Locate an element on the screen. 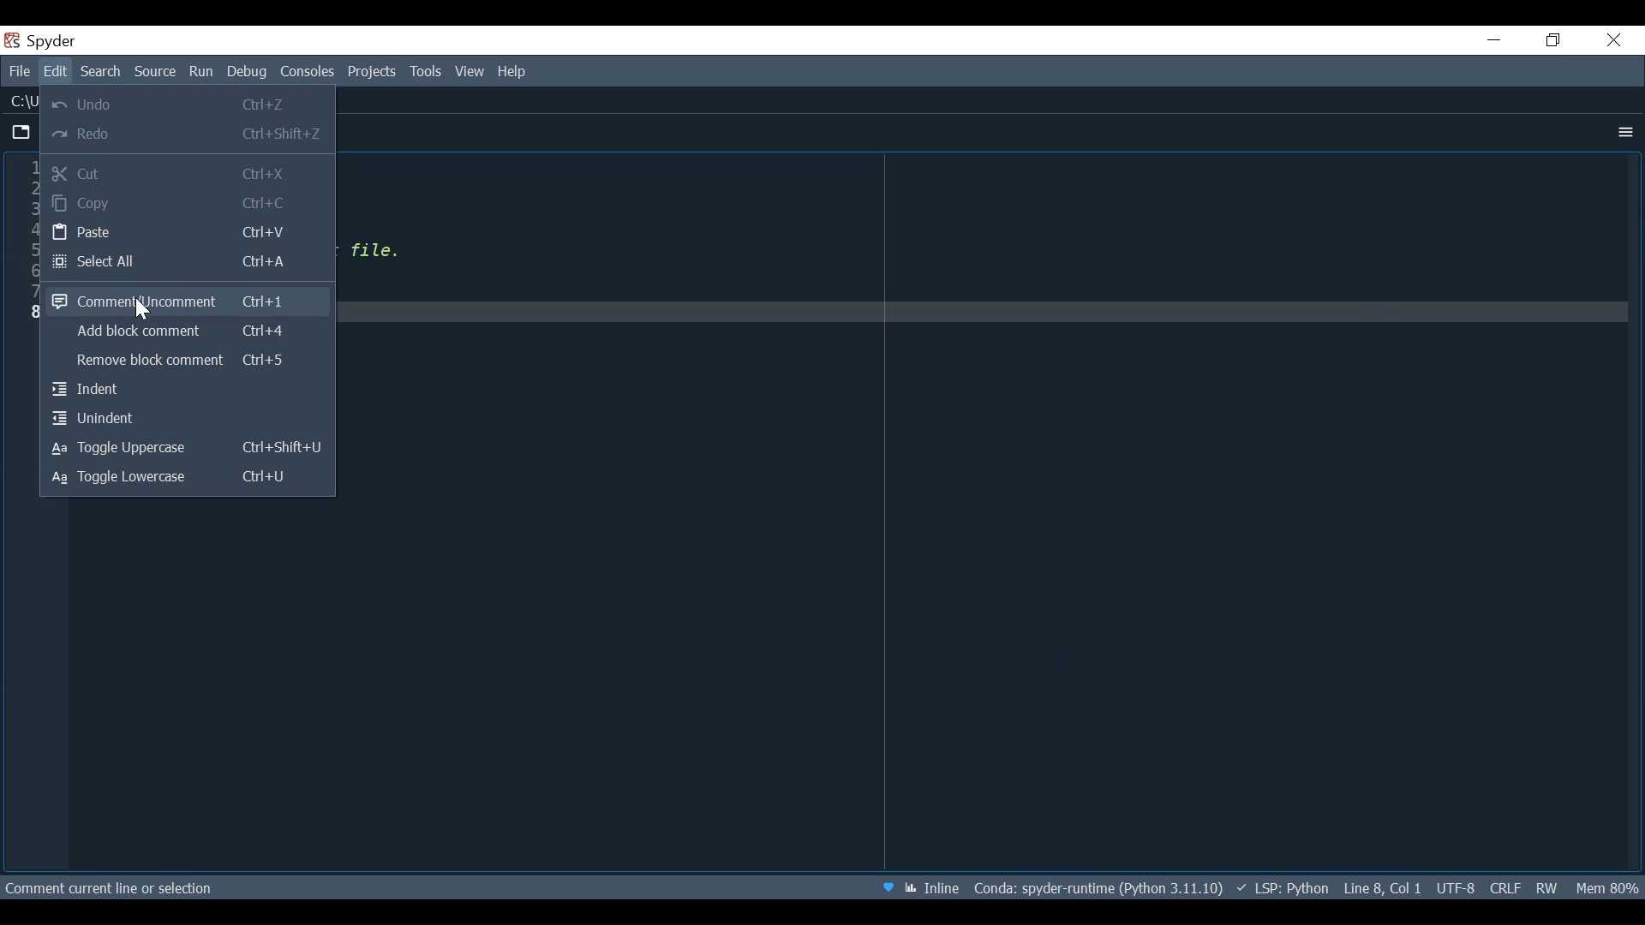  Run is located at coordinates (203, 72).